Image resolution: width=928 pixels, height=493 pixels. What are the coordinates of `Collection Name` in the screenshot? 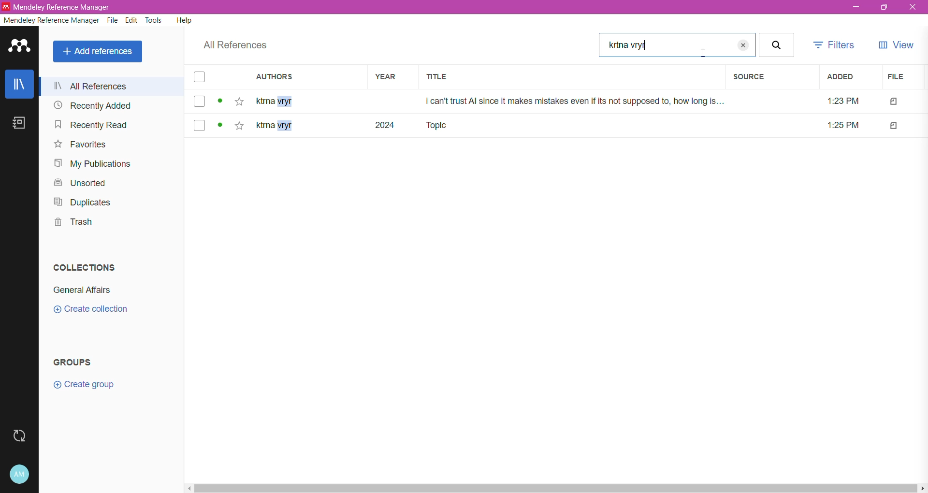 It's located at (86, 290).